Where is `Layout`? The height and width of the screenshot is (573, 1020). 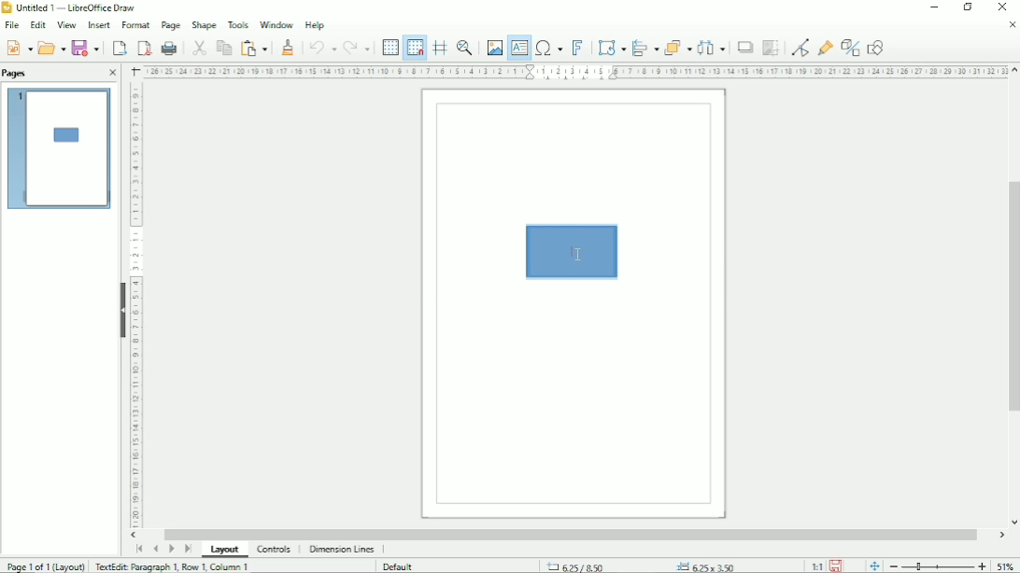
Layout is located at coordinates (225, 550).